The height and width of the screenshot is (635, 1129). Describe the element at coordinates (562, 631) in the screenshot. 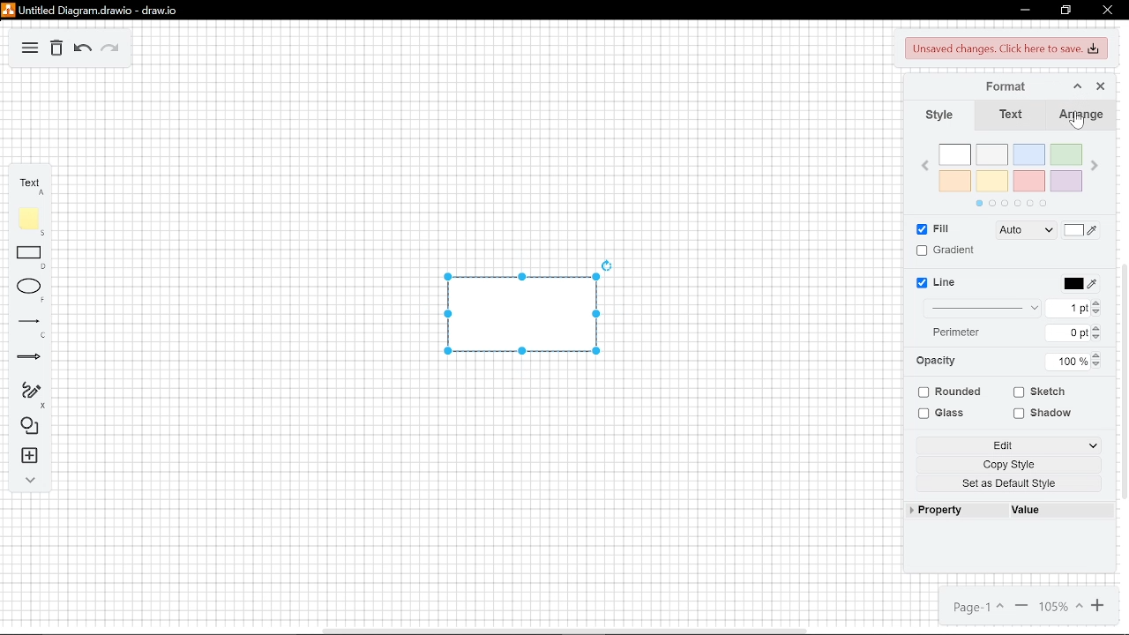

I see `horizontal scrollbar` at that location.